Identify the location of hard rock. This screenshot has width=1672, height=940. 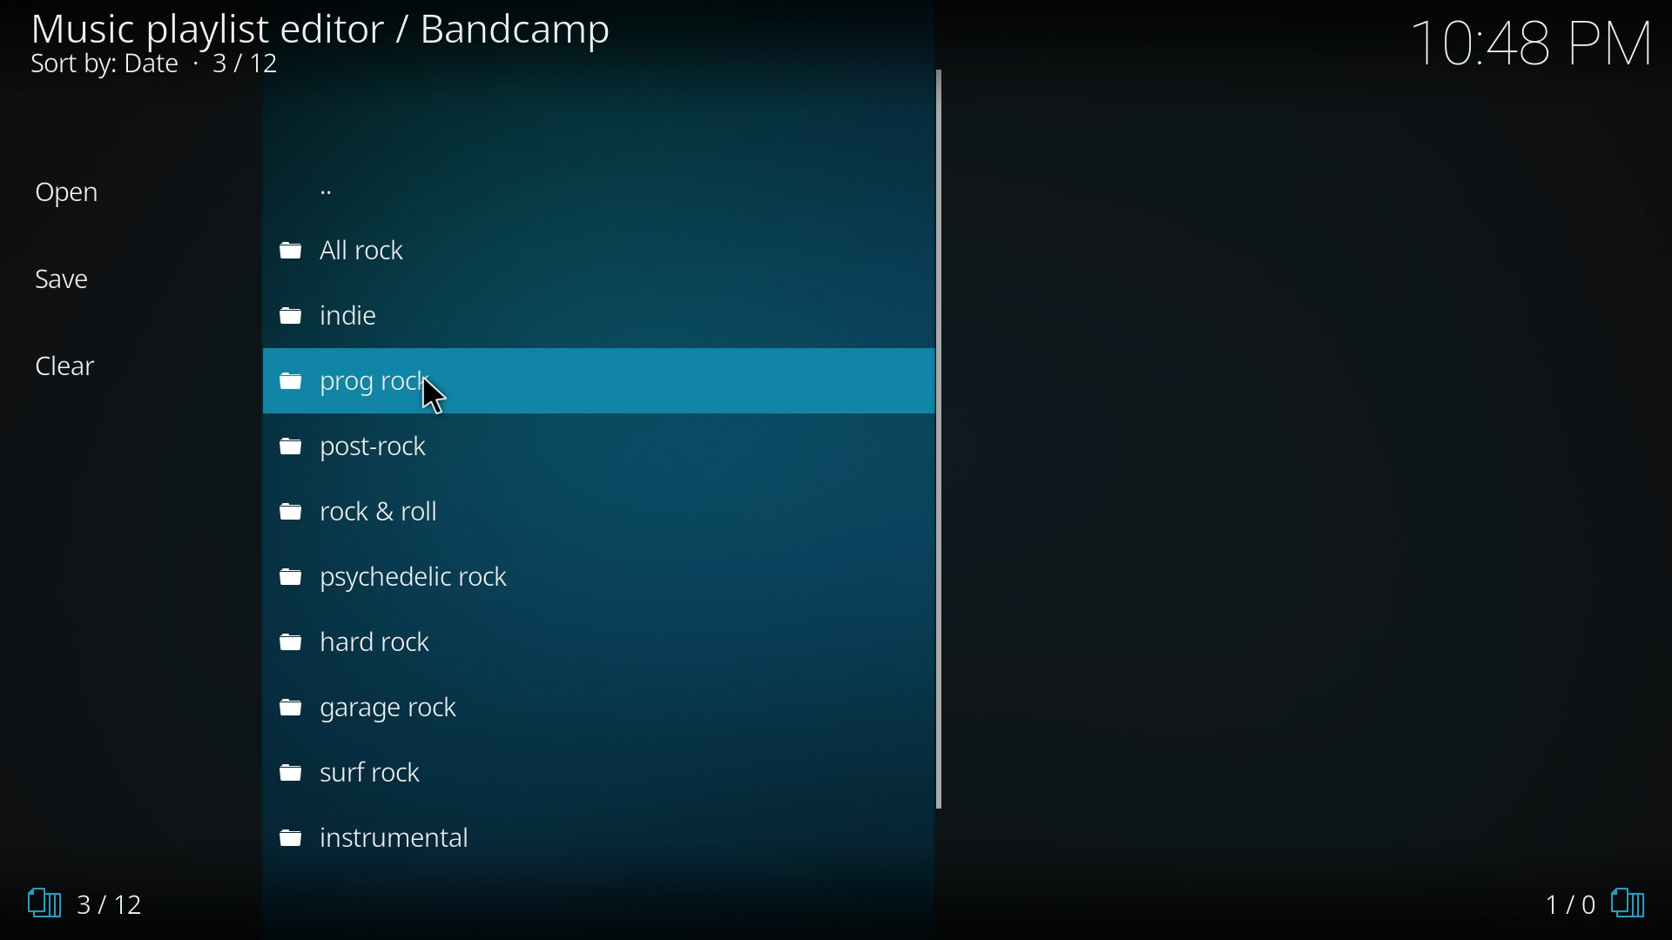
(389, 642).